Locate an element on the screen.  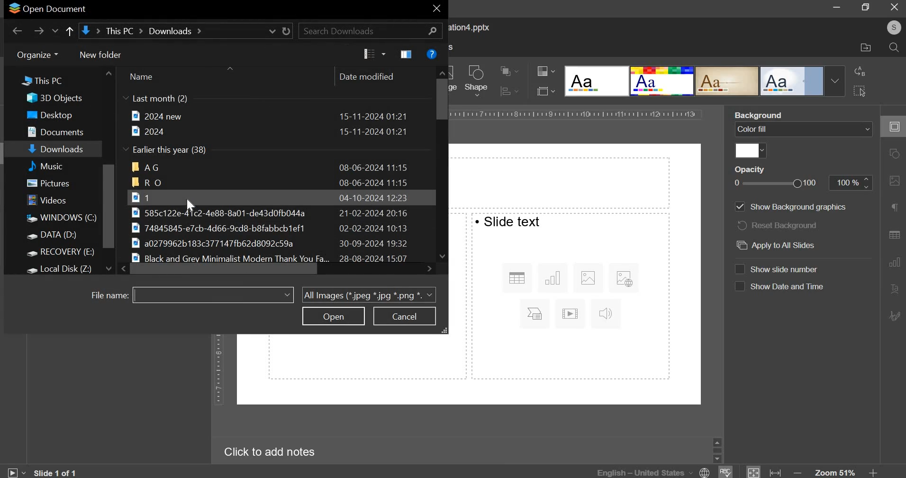
Folder  is located at coordinates (271, 167).